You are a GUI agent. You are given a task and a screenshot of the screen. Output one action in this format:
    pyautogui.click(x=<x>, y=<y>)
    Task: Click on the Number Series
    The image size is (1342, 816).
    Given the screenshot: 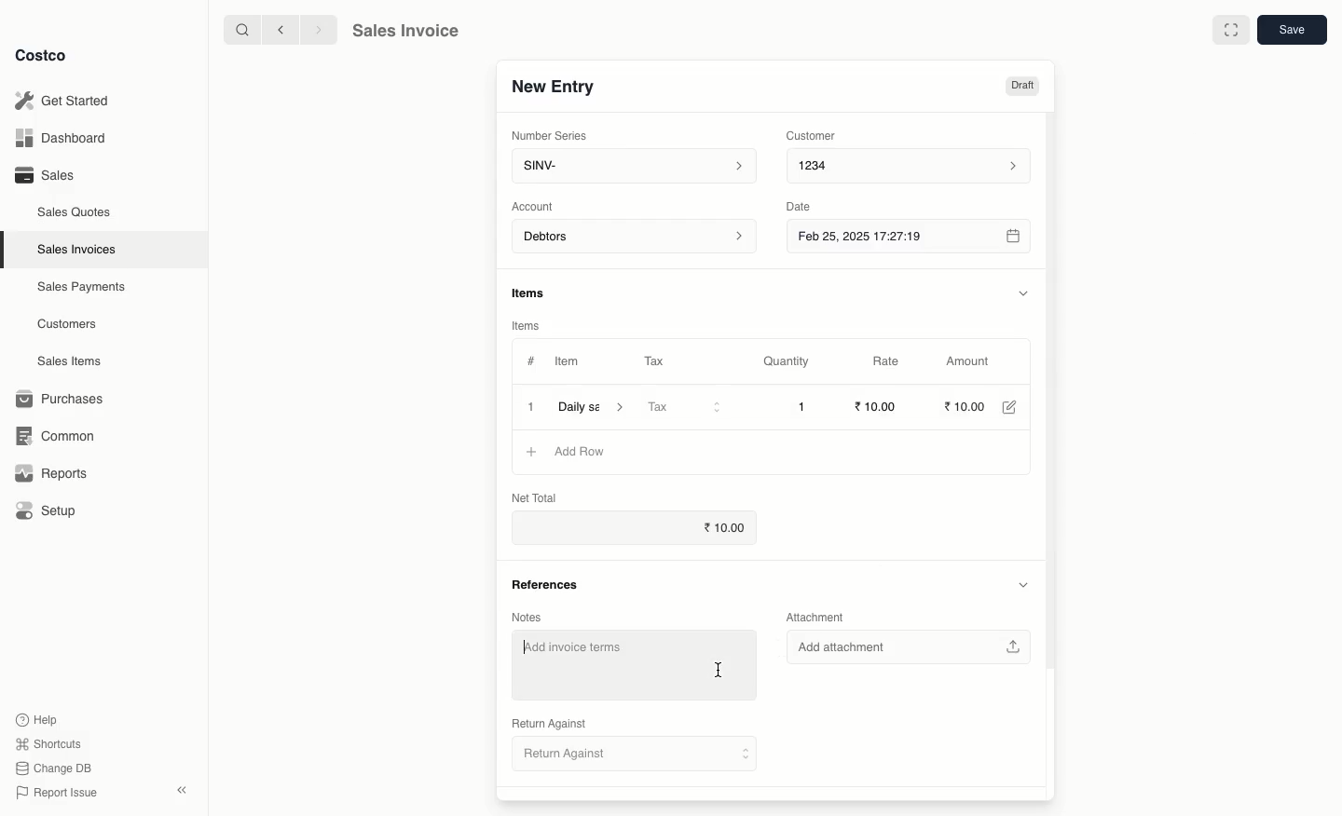 What is the action you would take?
    pyautogui.click(x=550, y=135)
    